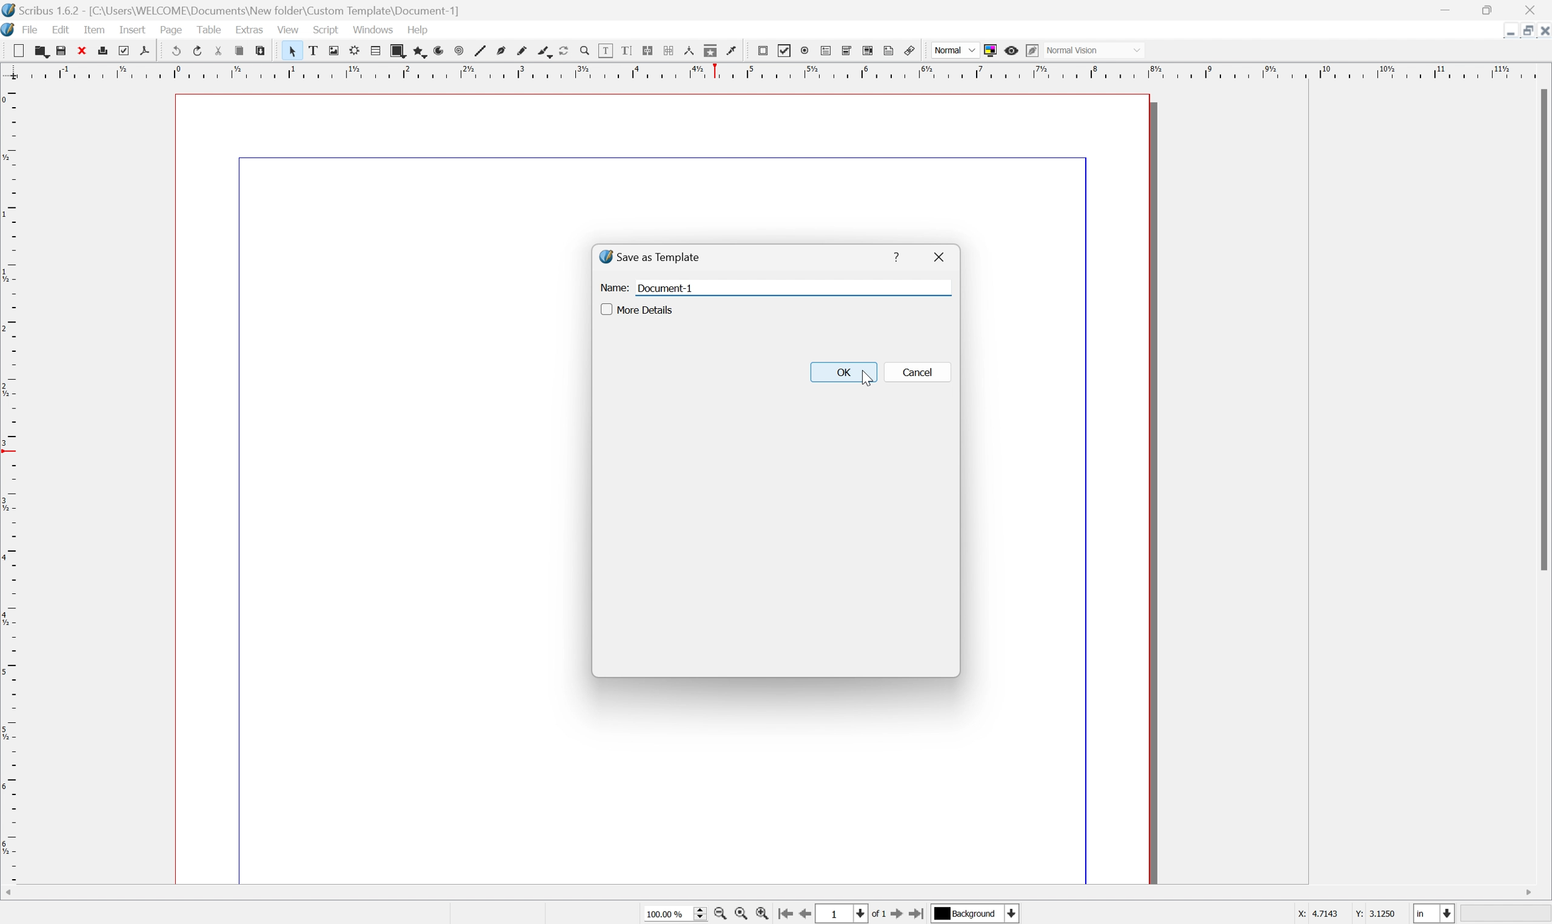  Describe the element at coordinates (638, 309) in the screenshot. I see `More details` at that location.